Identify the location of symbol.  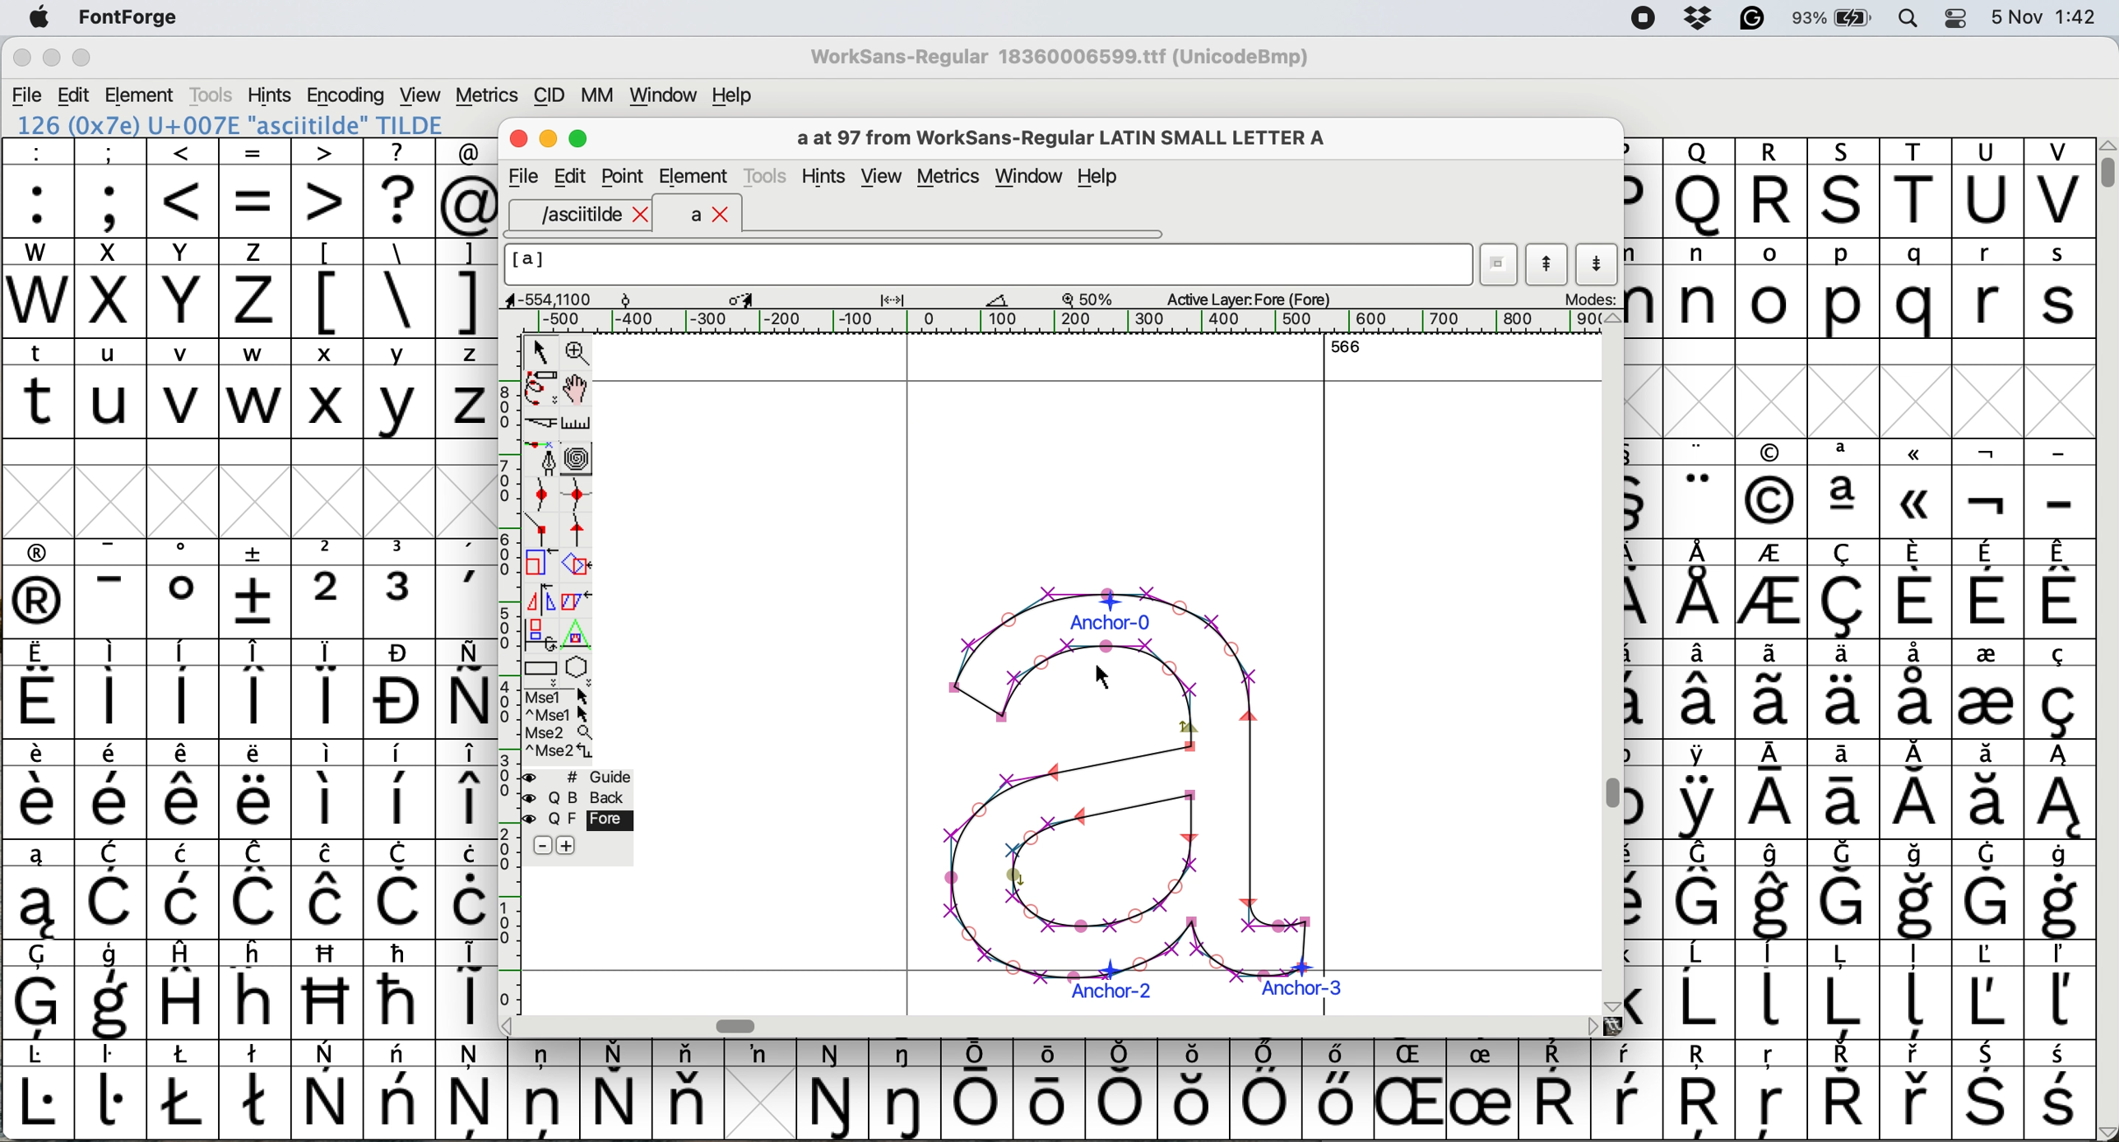
(1334, 1089).